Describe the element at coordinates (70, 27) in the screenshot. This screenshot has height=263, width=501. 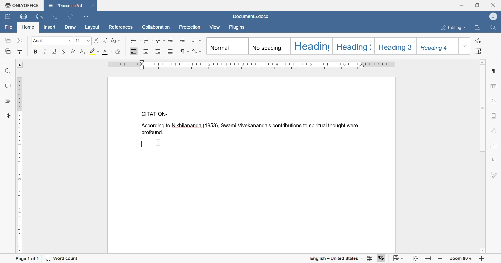
I see `draw` at that location.